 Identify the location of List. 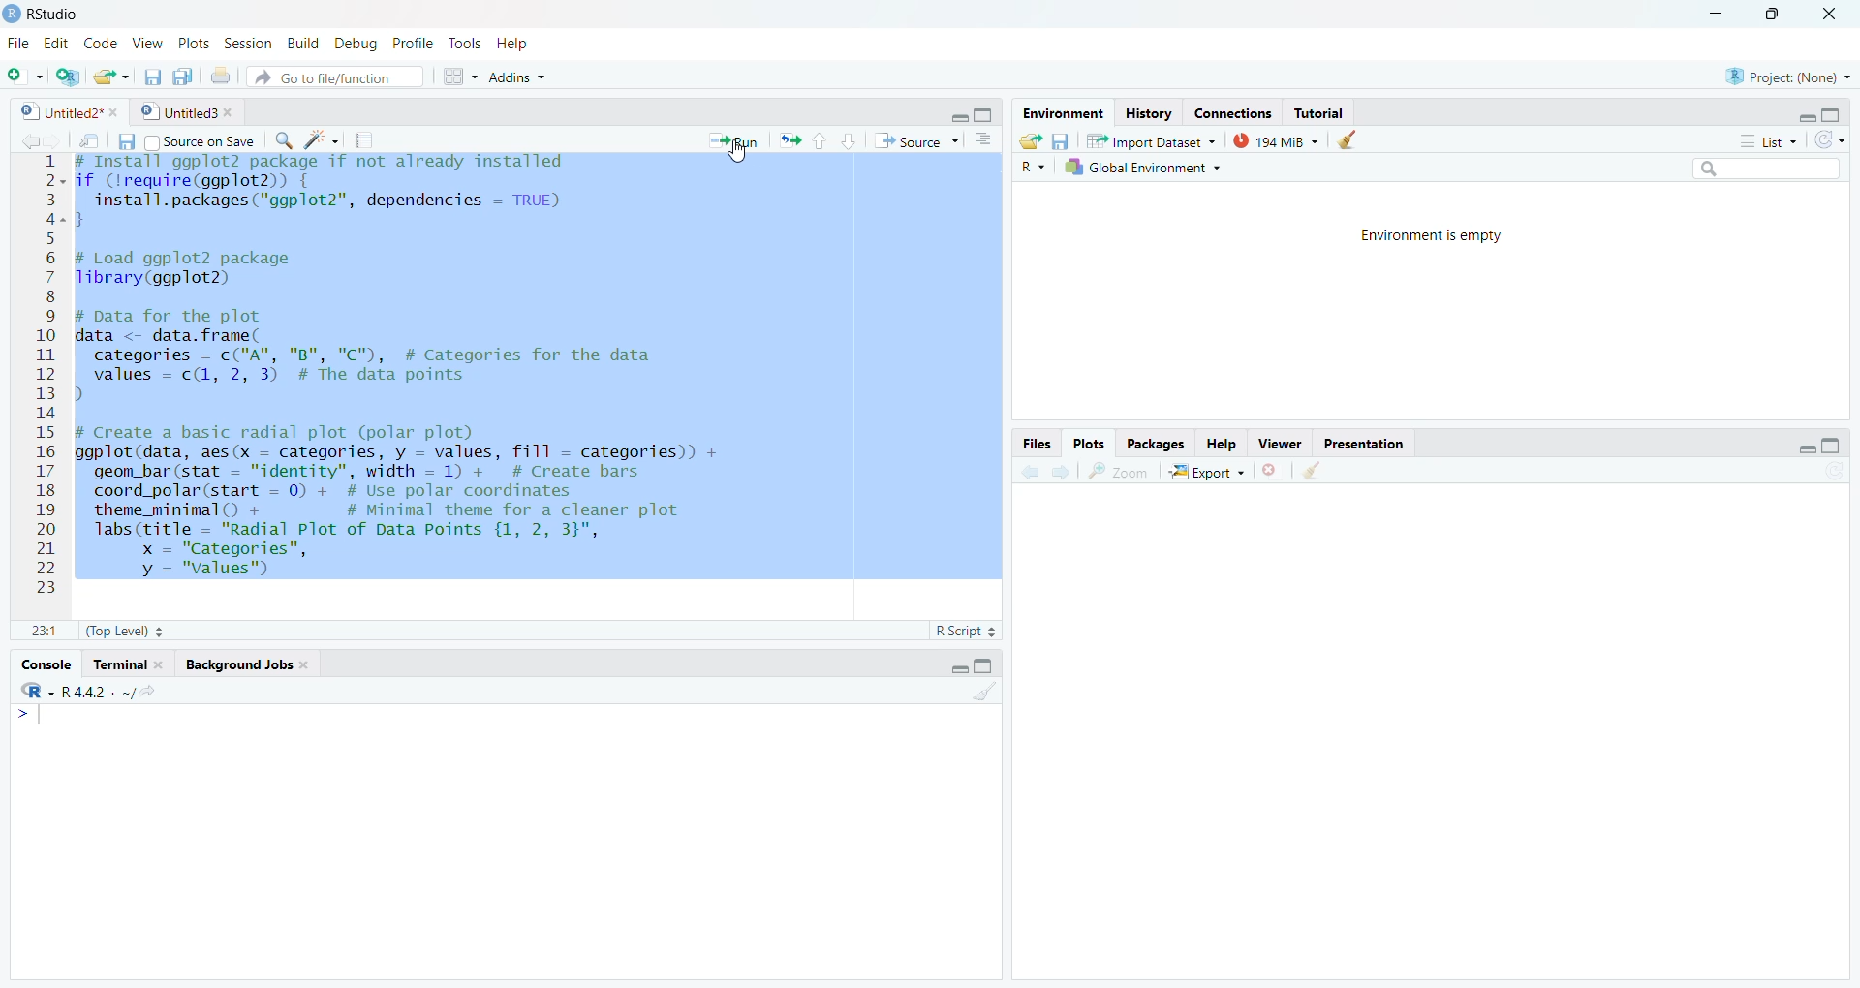
(1766, 140).